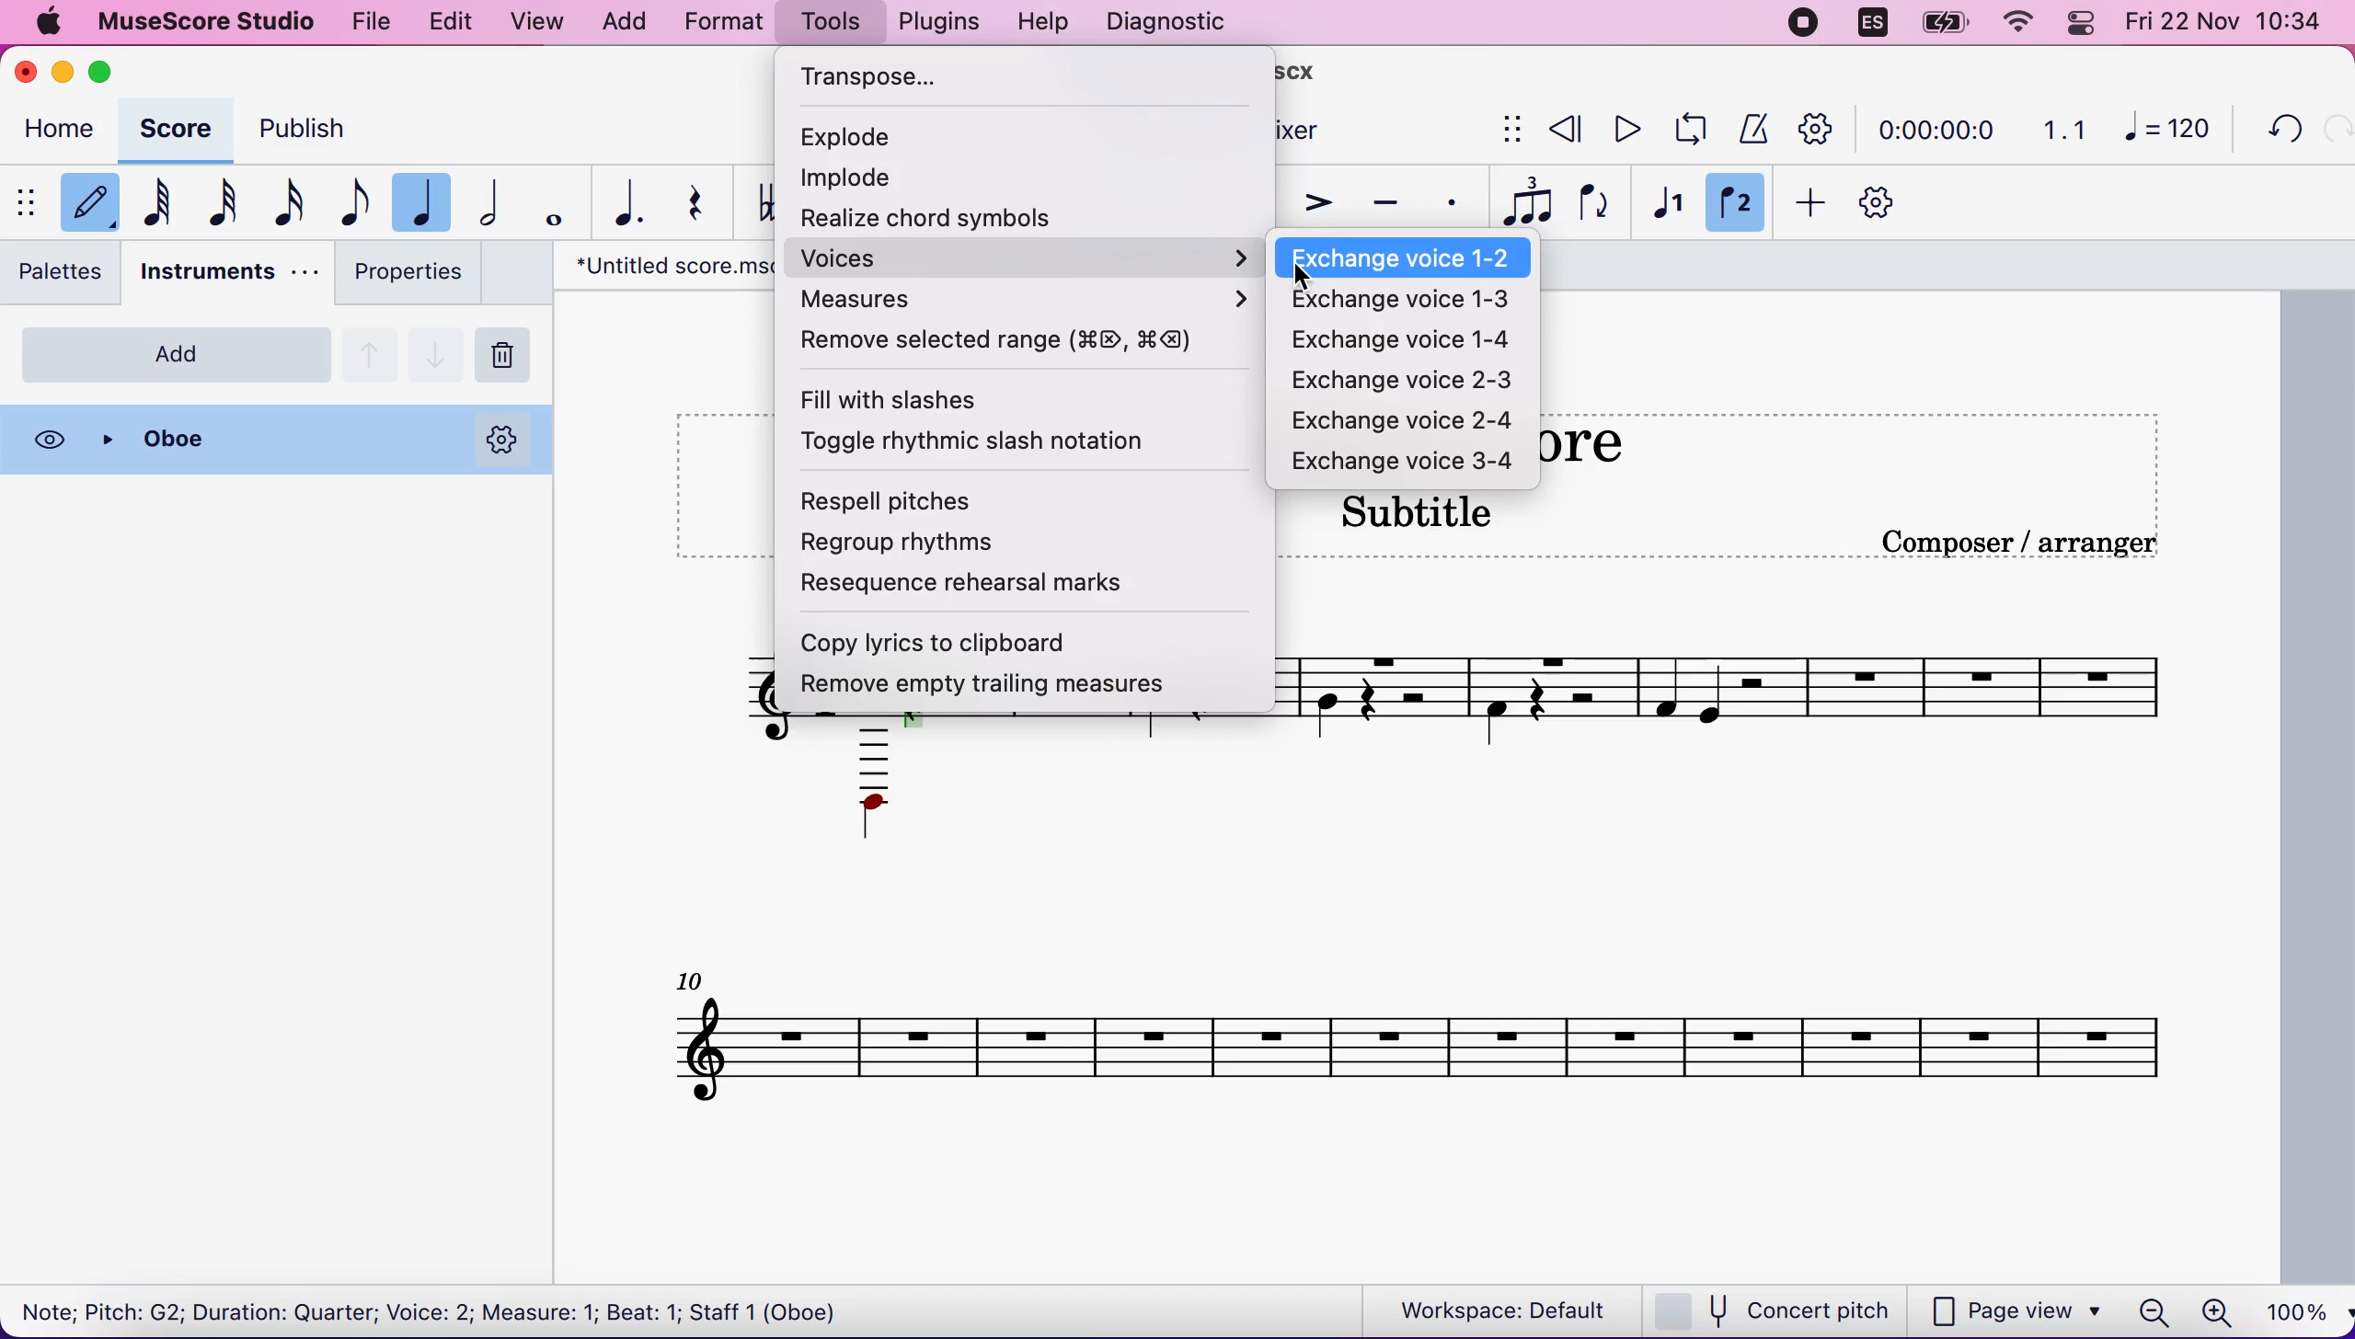  I want to click on diagnostic, so click(1179, 22).